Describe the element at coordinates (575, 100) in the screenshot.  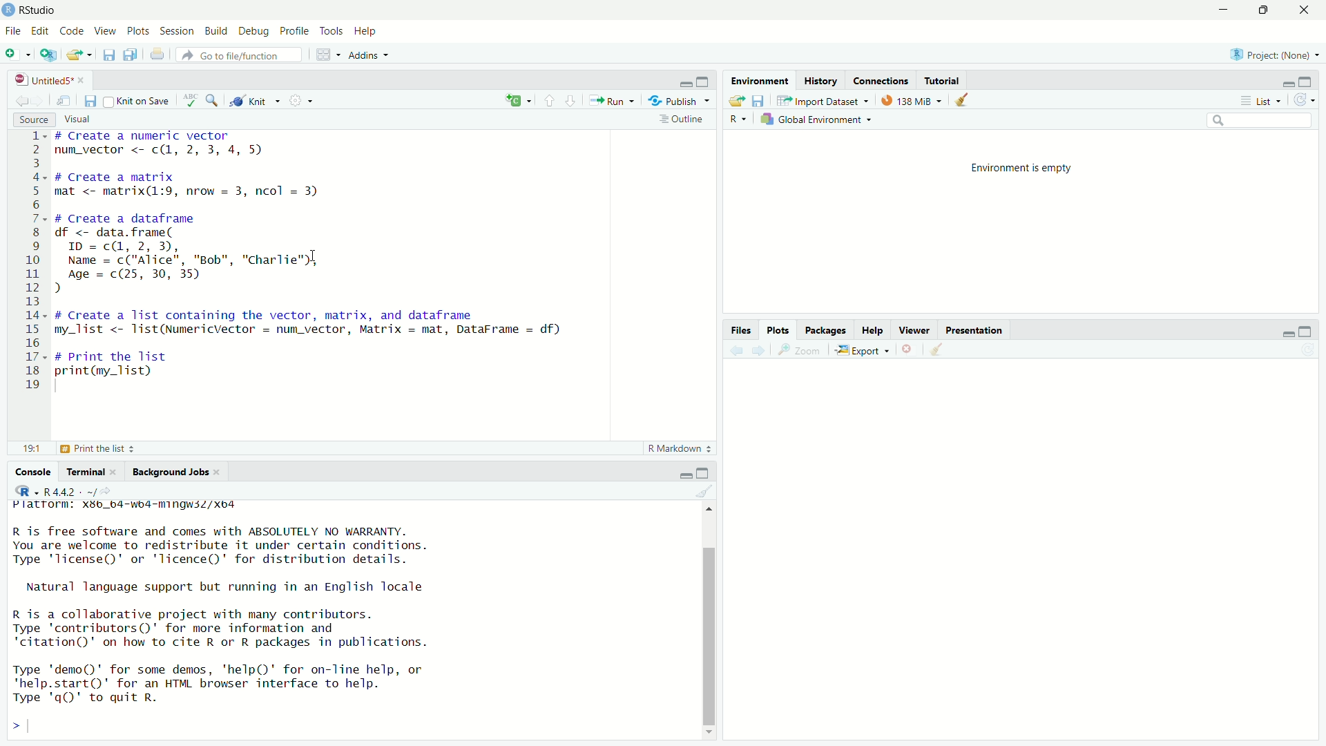
I see `downward` at that location.